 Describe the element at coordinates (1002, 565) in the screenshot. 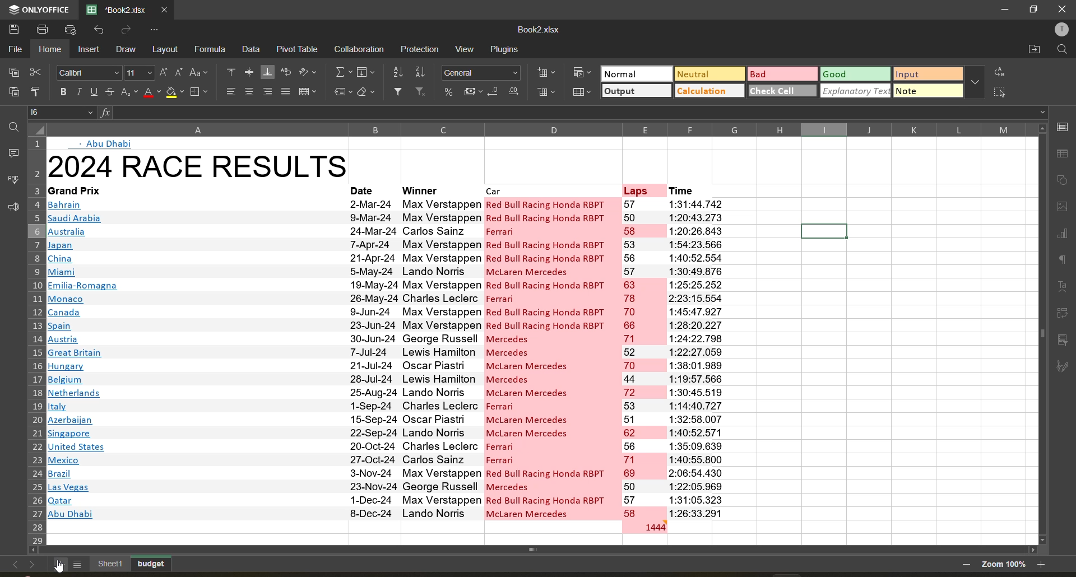

I see `zoom factor` at that location.